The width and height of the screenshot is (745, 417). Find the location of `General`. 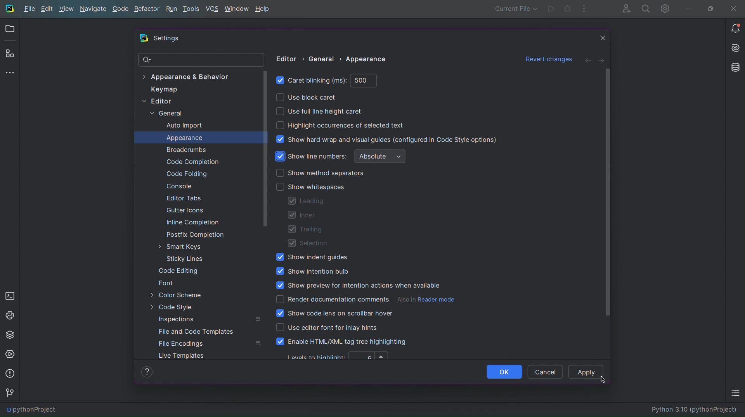

General is located at coordinates (167, 114).